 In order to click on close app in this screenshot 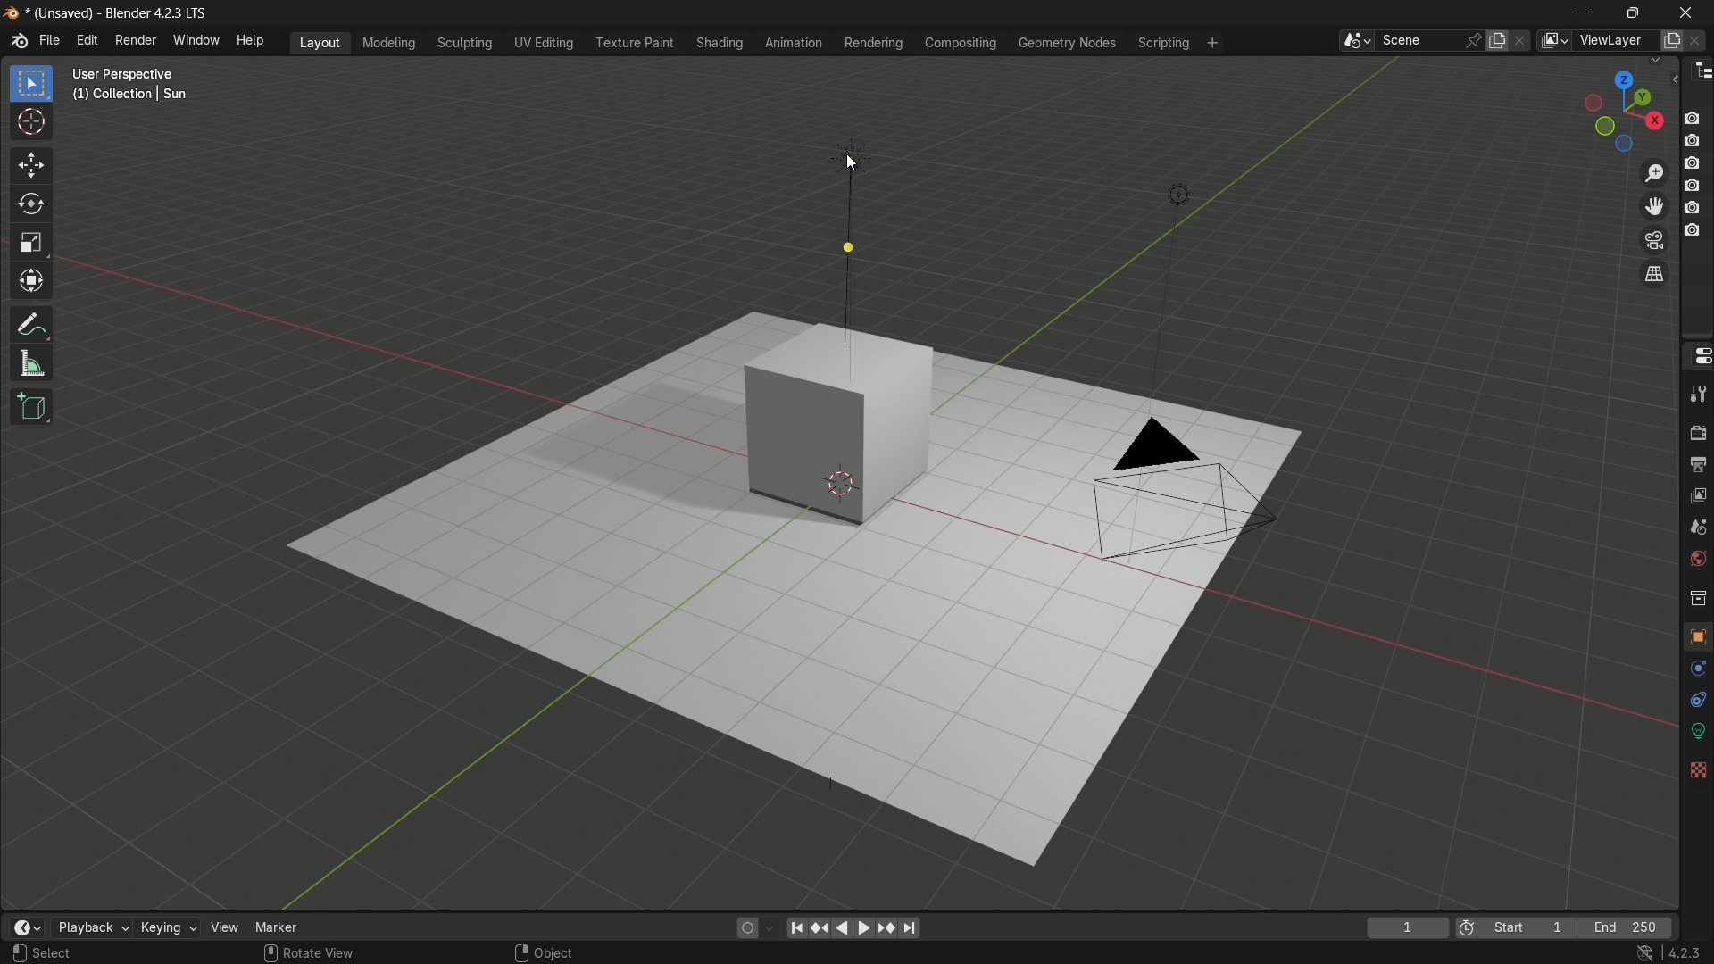, I will do `click(1691, 11)`.